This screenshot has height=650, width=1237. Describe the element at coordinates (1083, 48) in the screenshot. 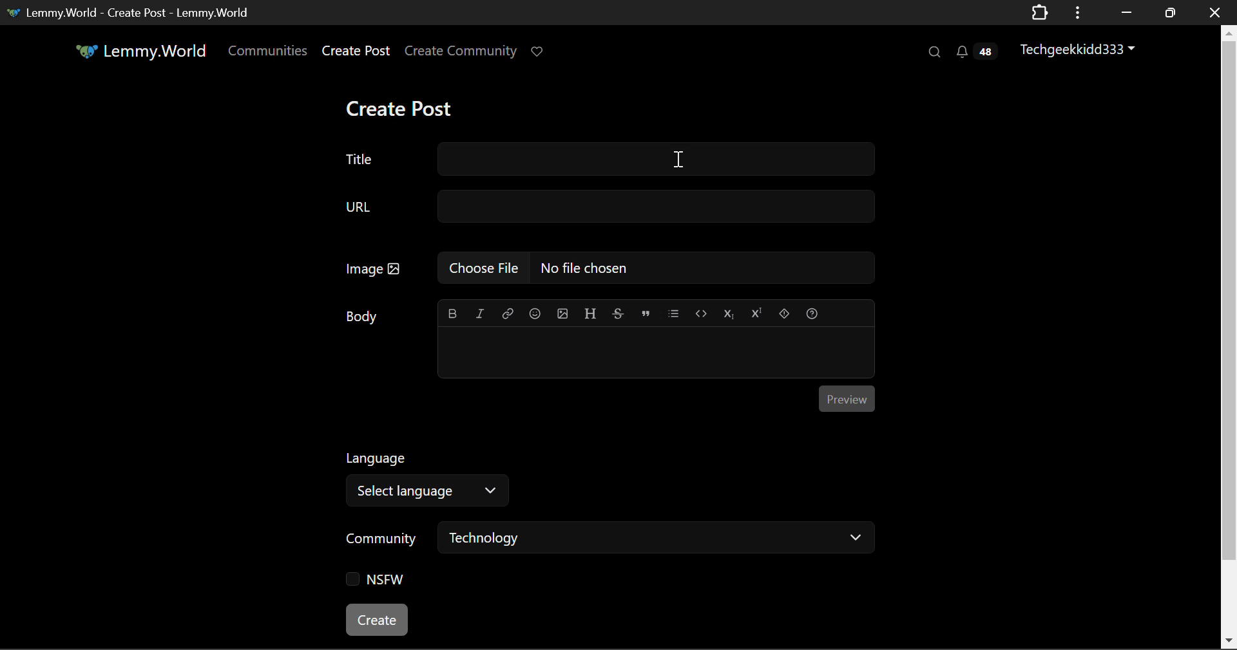

I see `Techgeekkidd333` at that location.